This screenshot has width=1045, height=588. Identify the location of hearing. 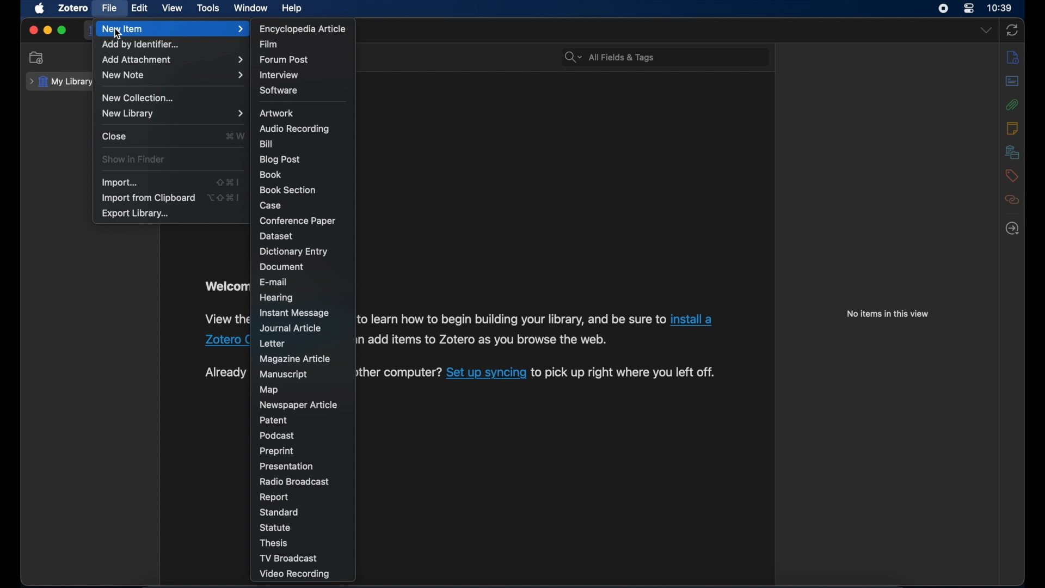
(277, 298).